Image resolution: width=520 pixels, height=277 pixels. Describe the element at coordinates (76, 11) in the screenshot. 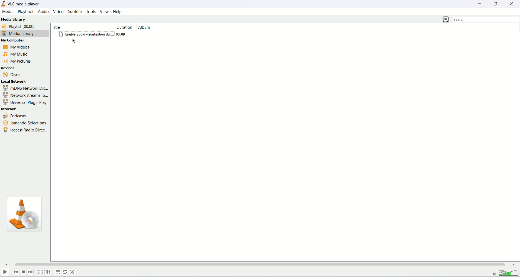

I see `subtitle` at that location.